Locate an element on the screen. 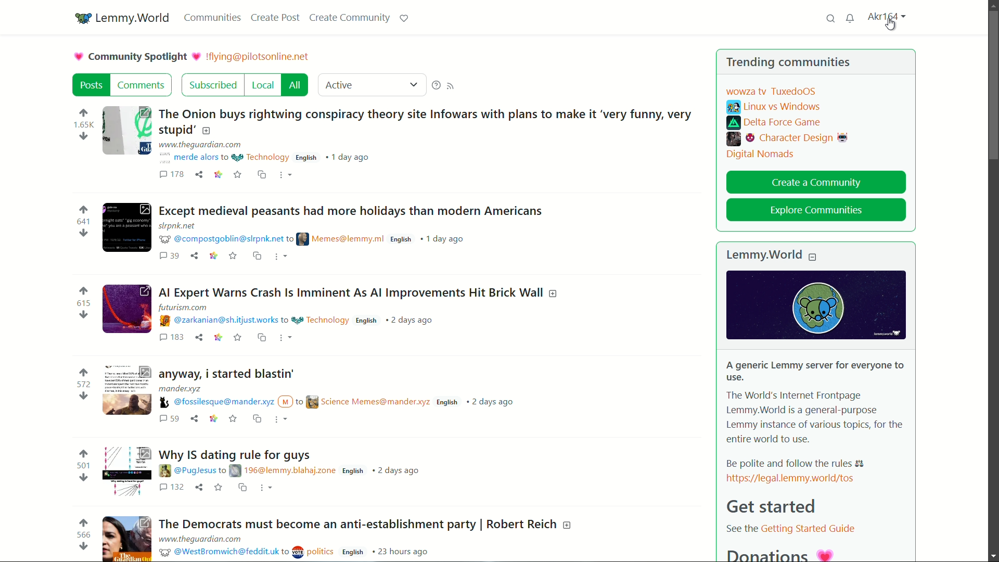 The height and width of the screenshot is (562, 999). link is located at coordinates (212, 254).